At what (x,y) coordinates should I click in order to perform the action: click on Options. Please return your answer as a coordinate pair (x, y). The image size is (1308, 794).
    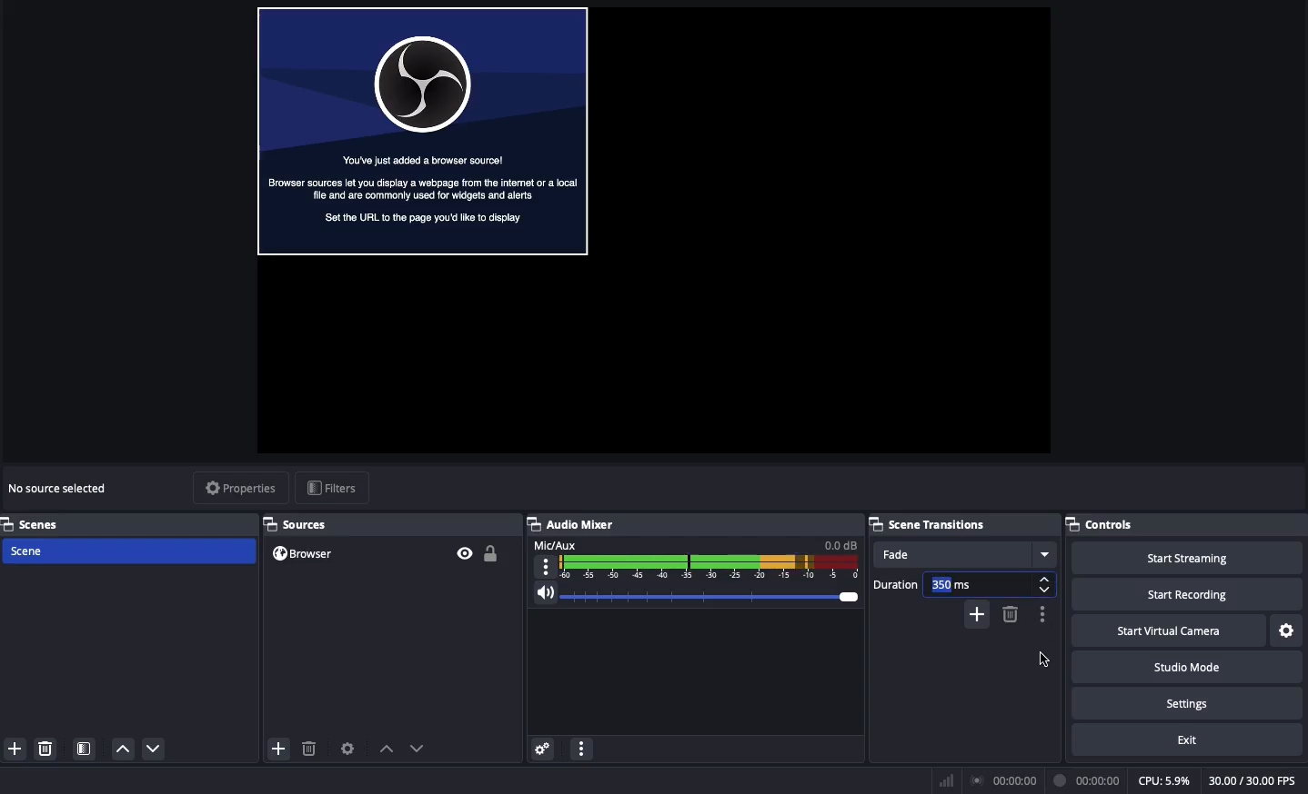
    Looking at the image, I should click on (582, 749).